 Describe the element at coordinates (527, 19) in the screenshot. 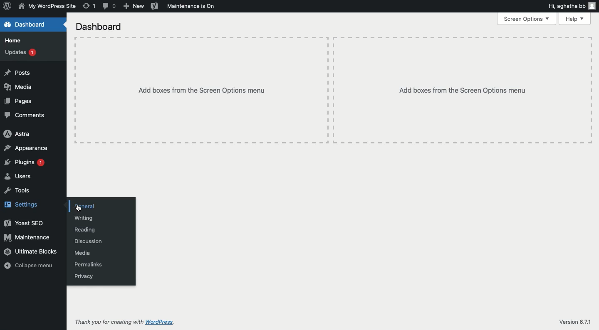

I see `Screen options` at that location.